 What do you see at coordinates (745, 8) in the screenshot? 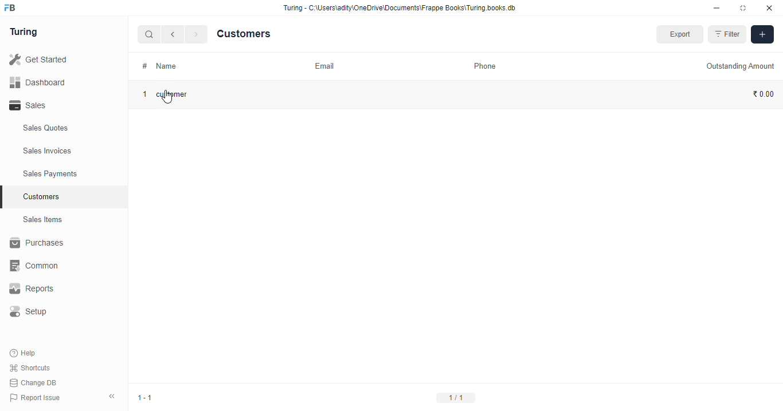
I see `maximise` at bounding box center [745, 8].